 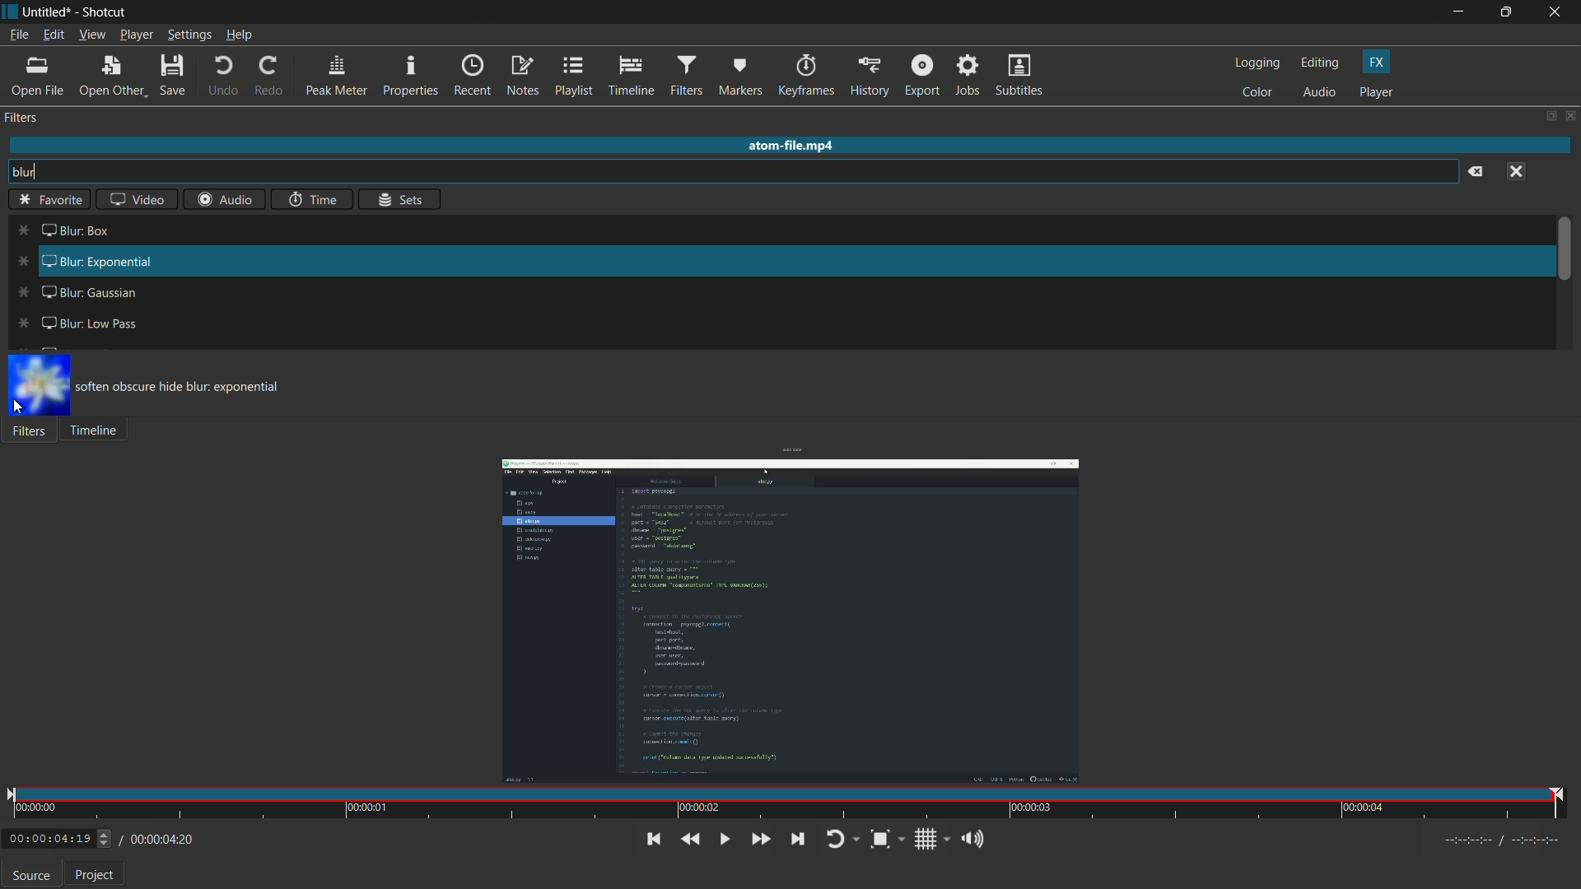 What do you see at coordinates (1495, 843) in the screenshot?
I see `Timecodes` at bounding box center [1495, 843].